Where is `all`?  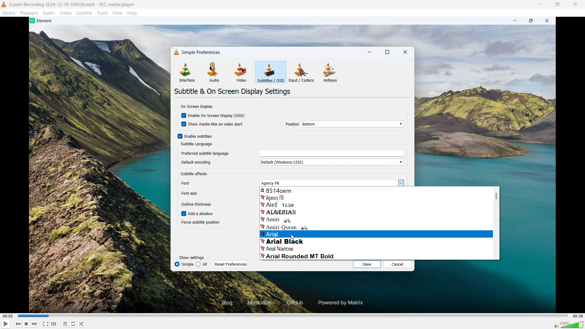
all is located at coordinates (184, 264).